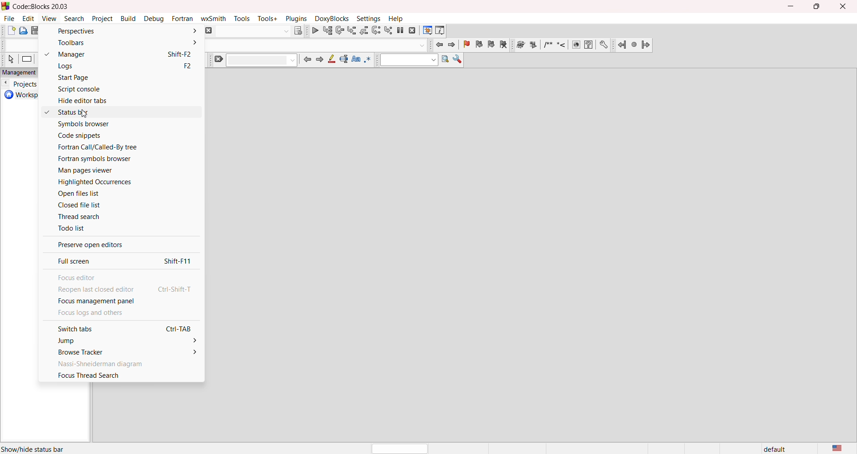 This screenshot has height=454, width=857. I want to click on text to search, so click(409, 60).